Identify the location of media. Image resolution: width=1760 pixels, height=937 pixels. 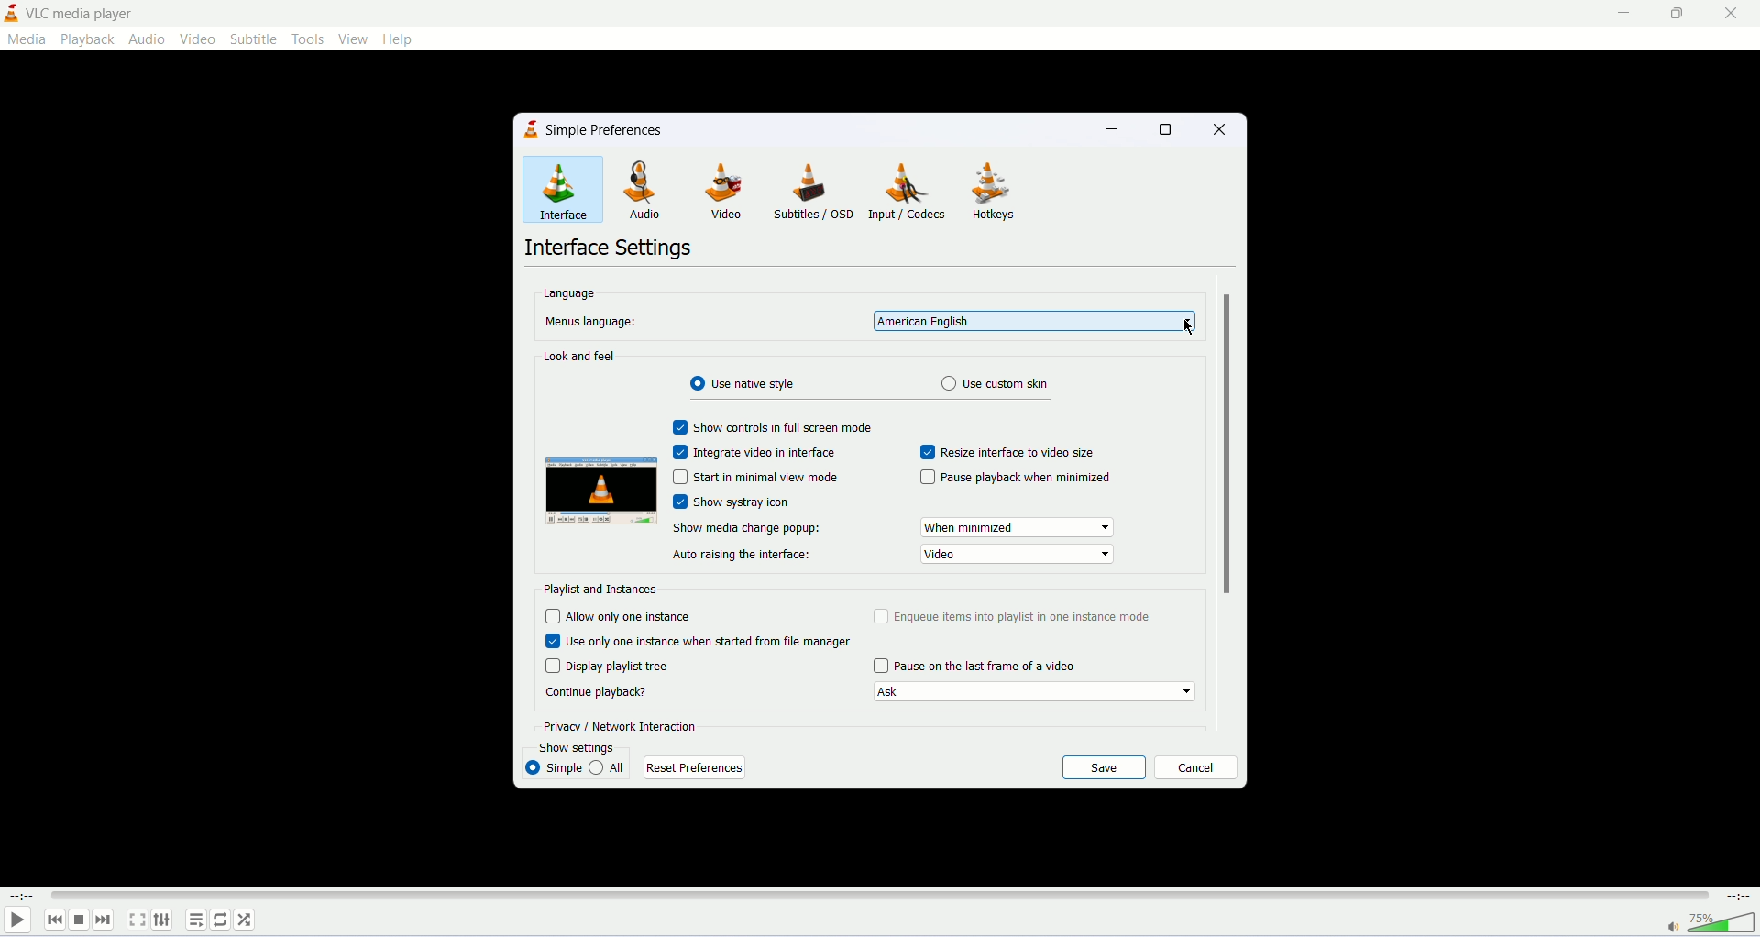
(27, 40).